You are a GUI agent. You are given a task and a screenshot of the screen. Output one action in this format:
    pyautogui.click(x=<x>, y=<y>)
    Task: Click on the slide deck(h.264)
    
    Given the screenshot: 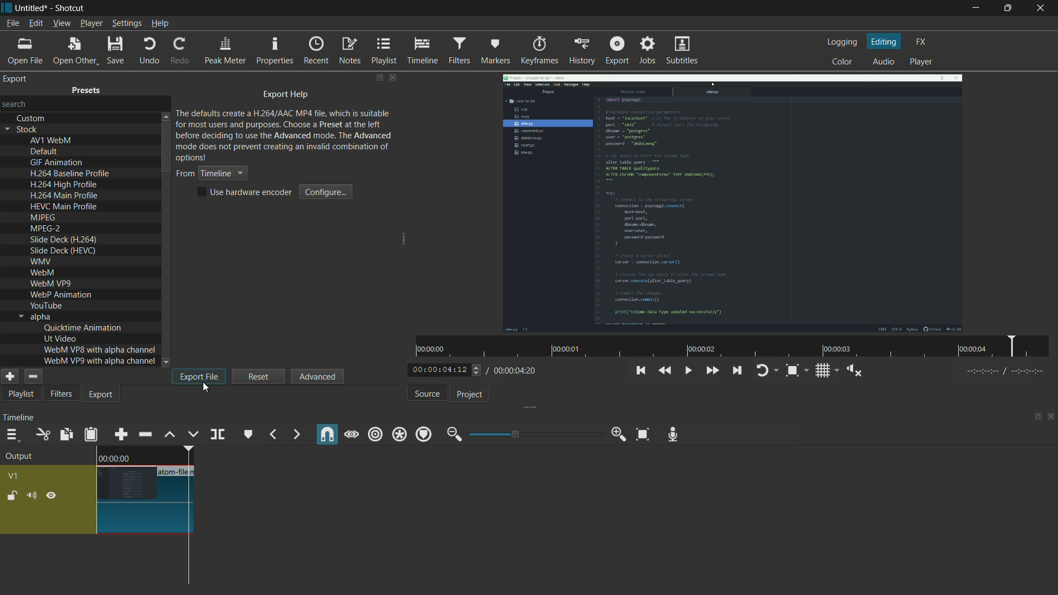 What is the action you would take?
    pyautogui.click(x=64, y=240)
    